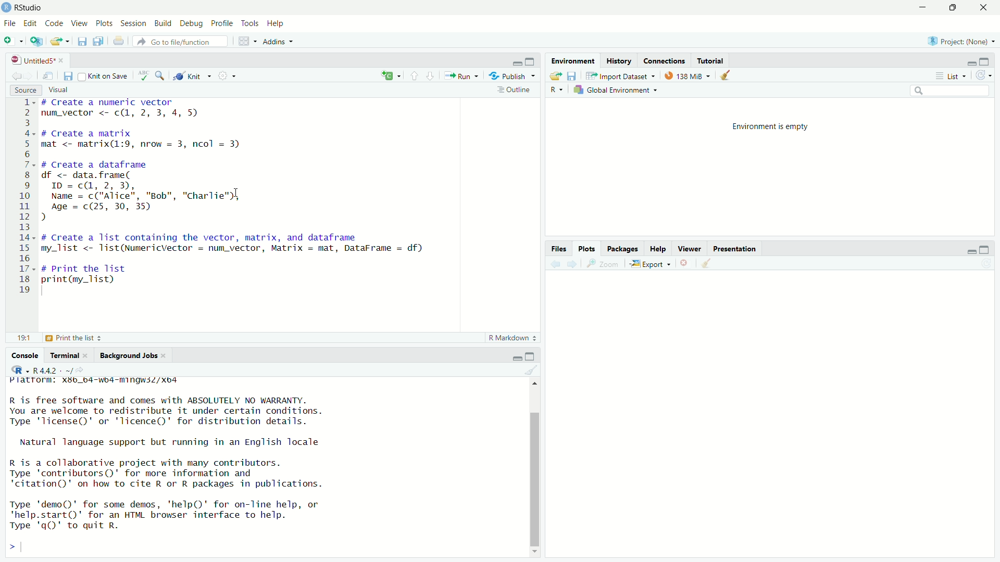  What do you see at coordinates (537, 464) in the screenshot?
I see `scroll bar` at bounding box center [537, 464].